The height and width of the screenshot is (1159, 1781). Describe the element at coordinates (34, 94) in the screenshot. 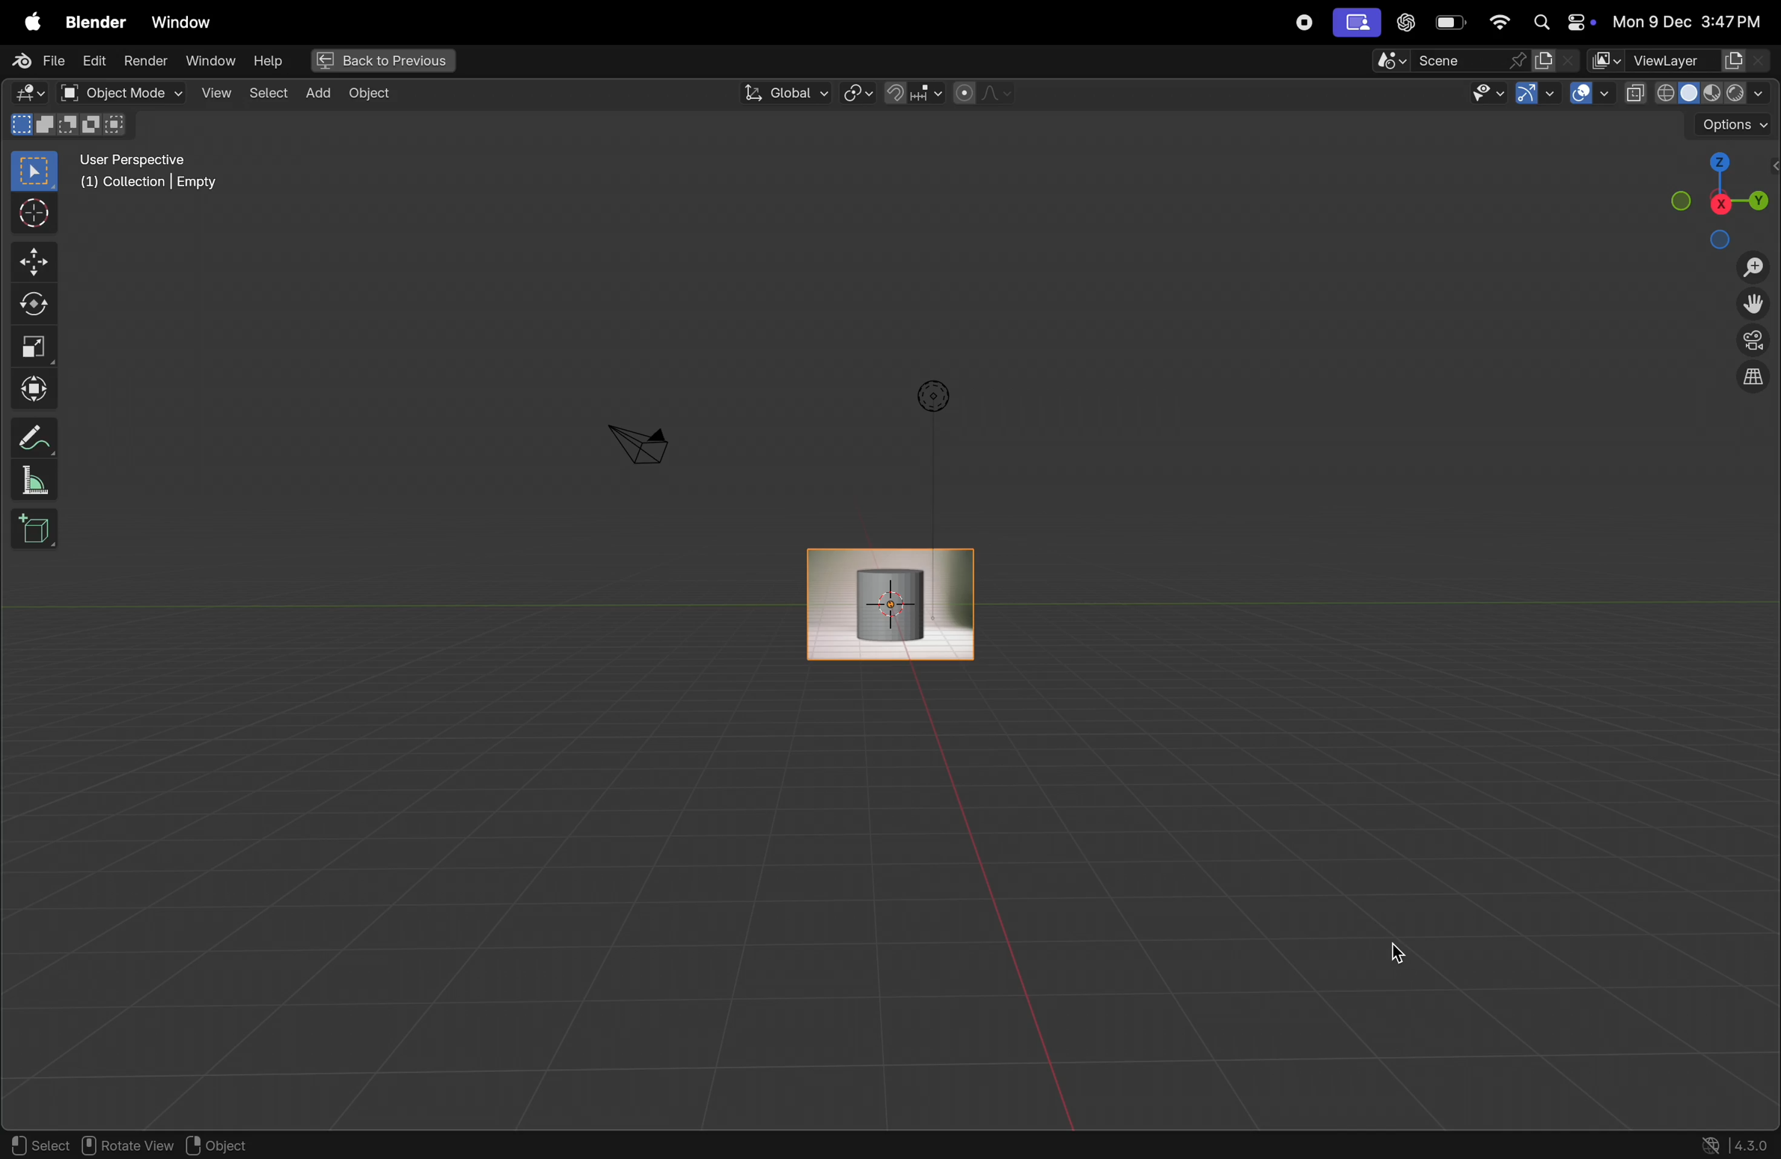

I see `editortype` at that location.